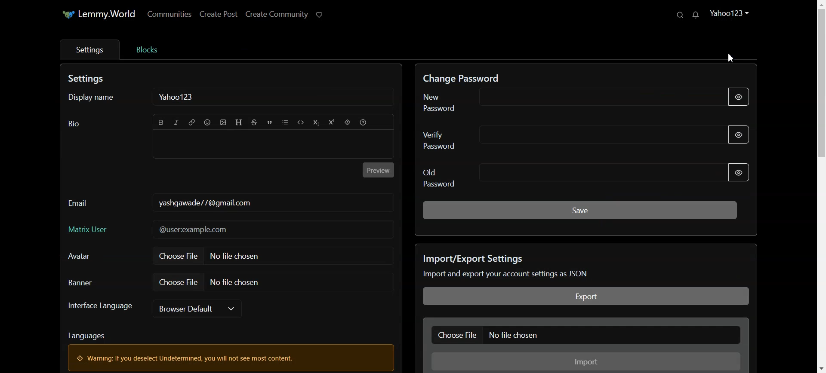 This screenshot has width=826, height=373. I want to click on Interface Language, so click(100, 309).